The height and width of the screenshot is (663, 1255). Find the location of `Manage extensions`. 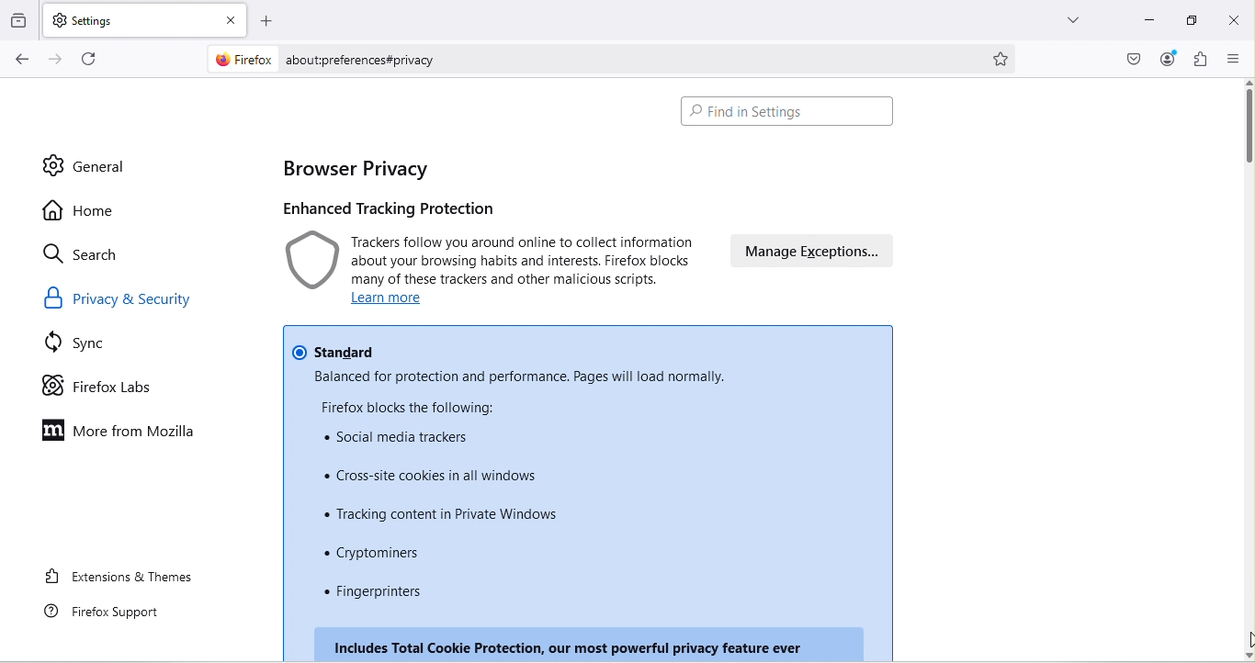

Manage extensions is located at coordinates (808, 254).